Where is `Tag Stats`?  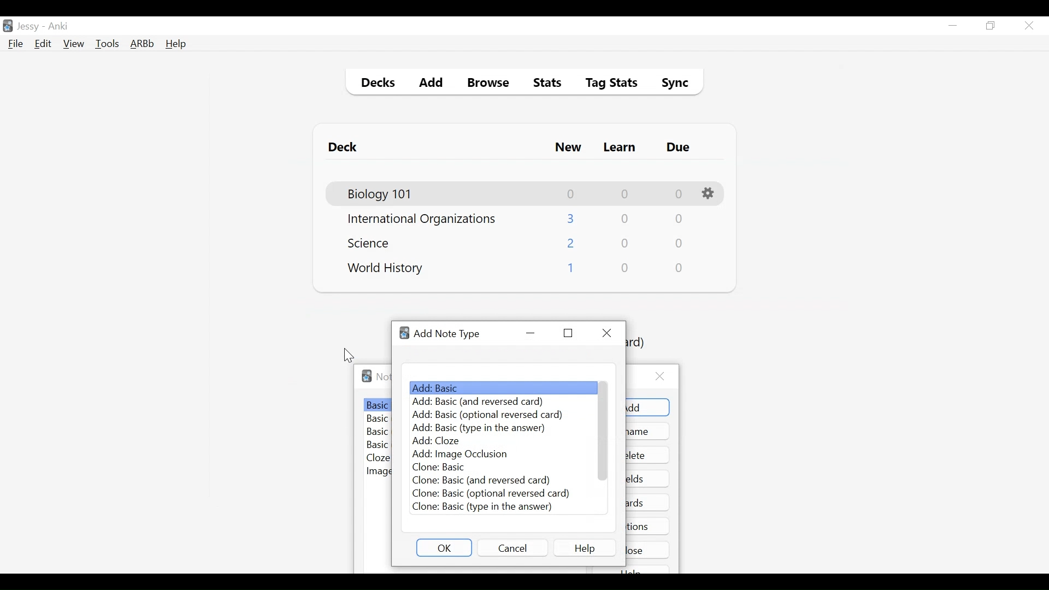 Tag Stats is located at coordinates (605, 84).